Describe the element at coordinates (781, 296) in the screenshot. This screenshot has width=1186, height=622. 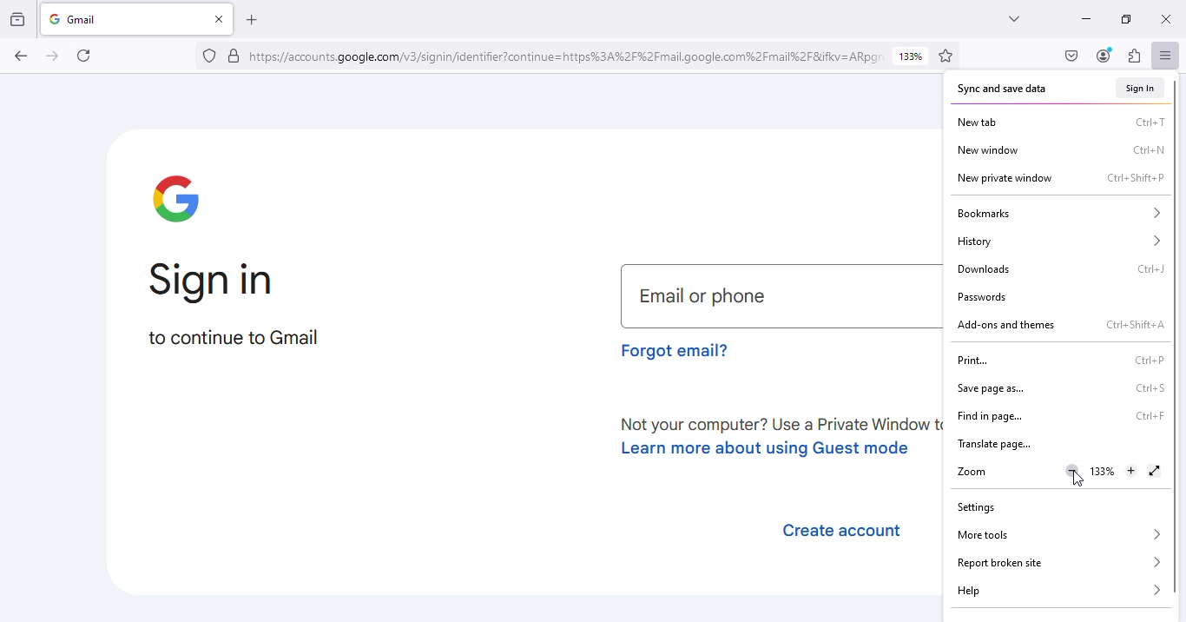
I see `email or phone` at that location.